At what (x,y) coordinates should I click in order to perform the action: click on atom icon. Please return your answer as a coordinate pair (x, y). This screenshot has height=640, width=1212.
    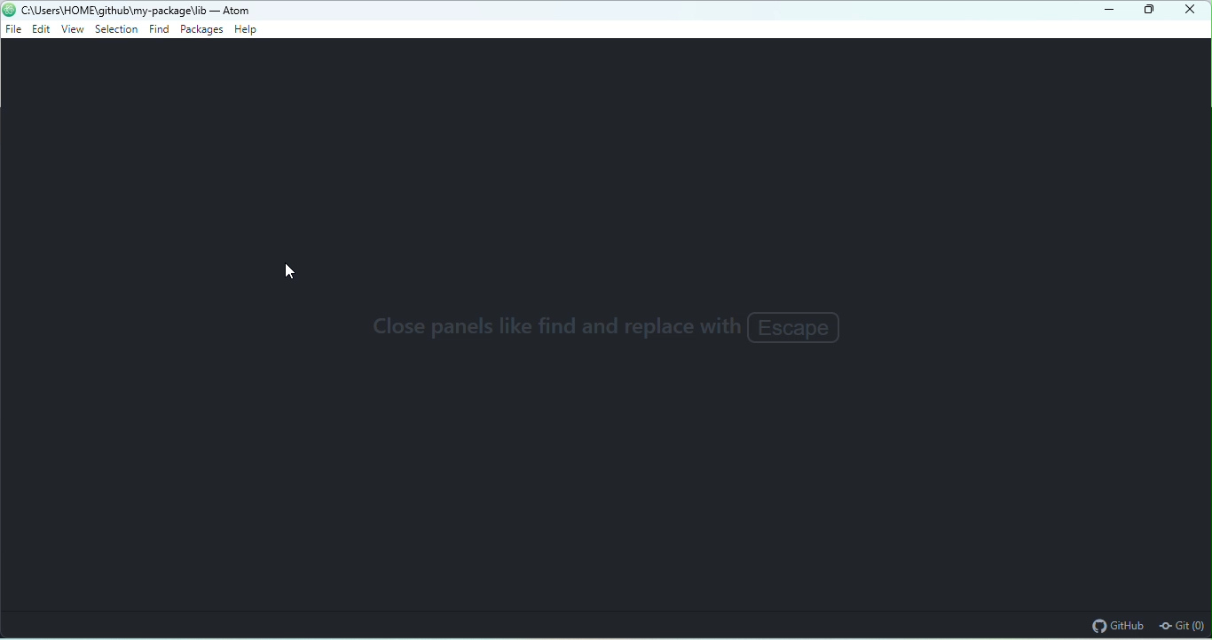
    Looking at the image, I should click on (9, 9).